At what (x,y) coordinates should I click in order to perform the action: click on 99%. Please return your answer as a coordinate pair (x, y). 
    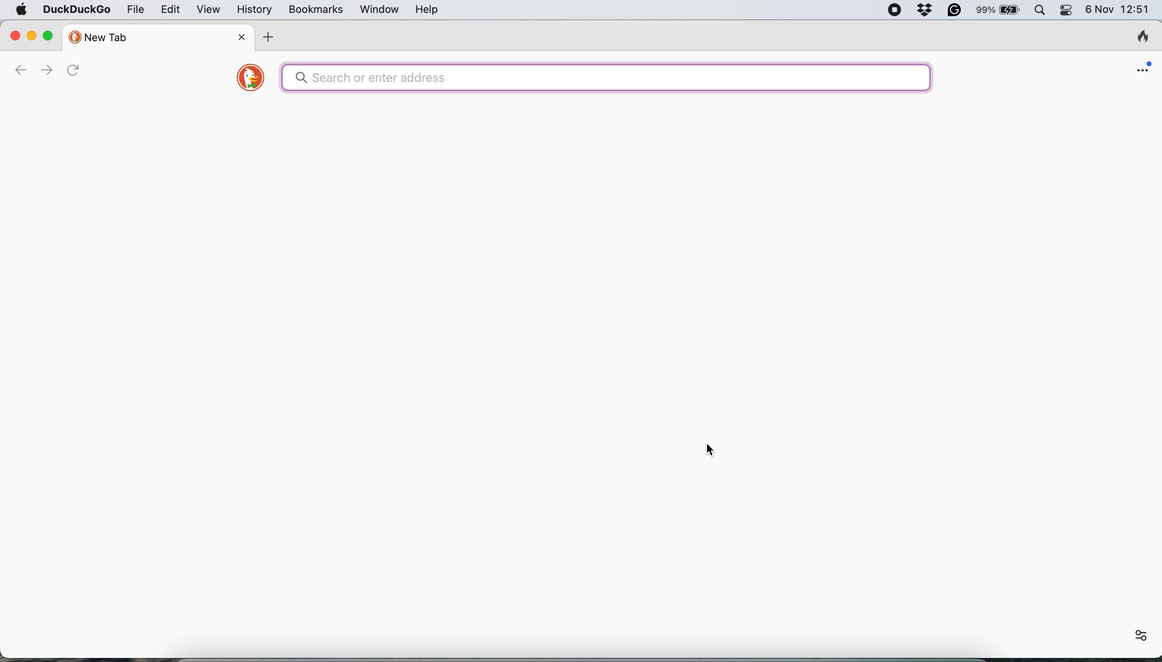
    Looking at the image, I should click on (982, 11).